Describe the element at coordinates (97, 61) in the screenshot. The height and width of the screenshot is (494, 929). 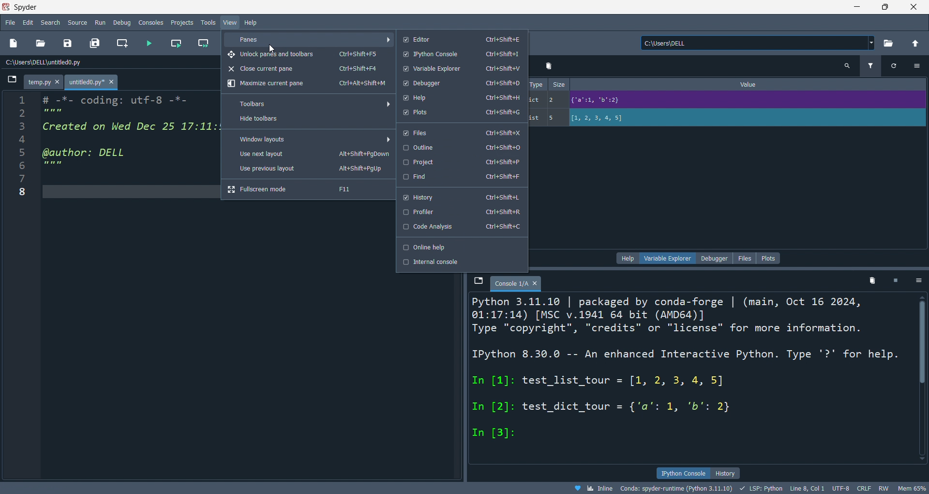
I see `C:\Users\DELL\untitled0.py` at that location.